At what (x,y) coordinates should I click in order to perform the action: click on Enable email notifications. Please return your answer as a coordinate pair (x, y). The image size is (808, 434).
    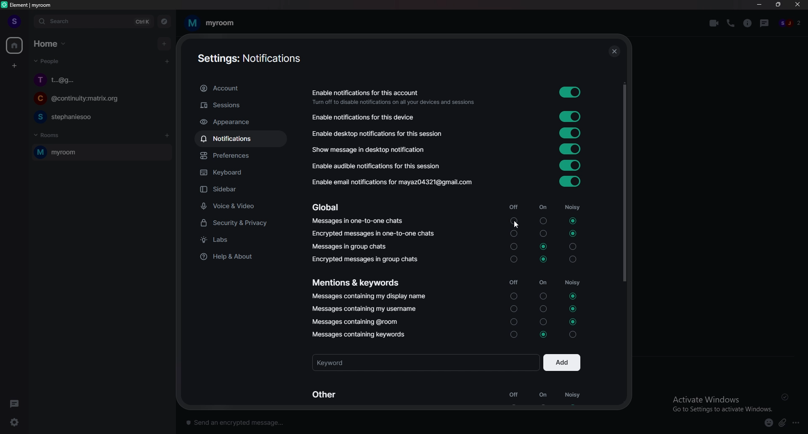
    Looking at the image, I should click on (391, 183).